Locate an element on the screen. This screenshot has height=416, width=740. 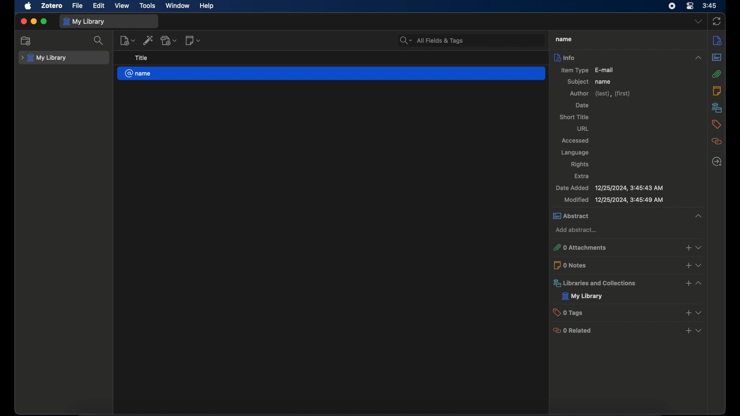
my library is located at coordinates (582, 296).